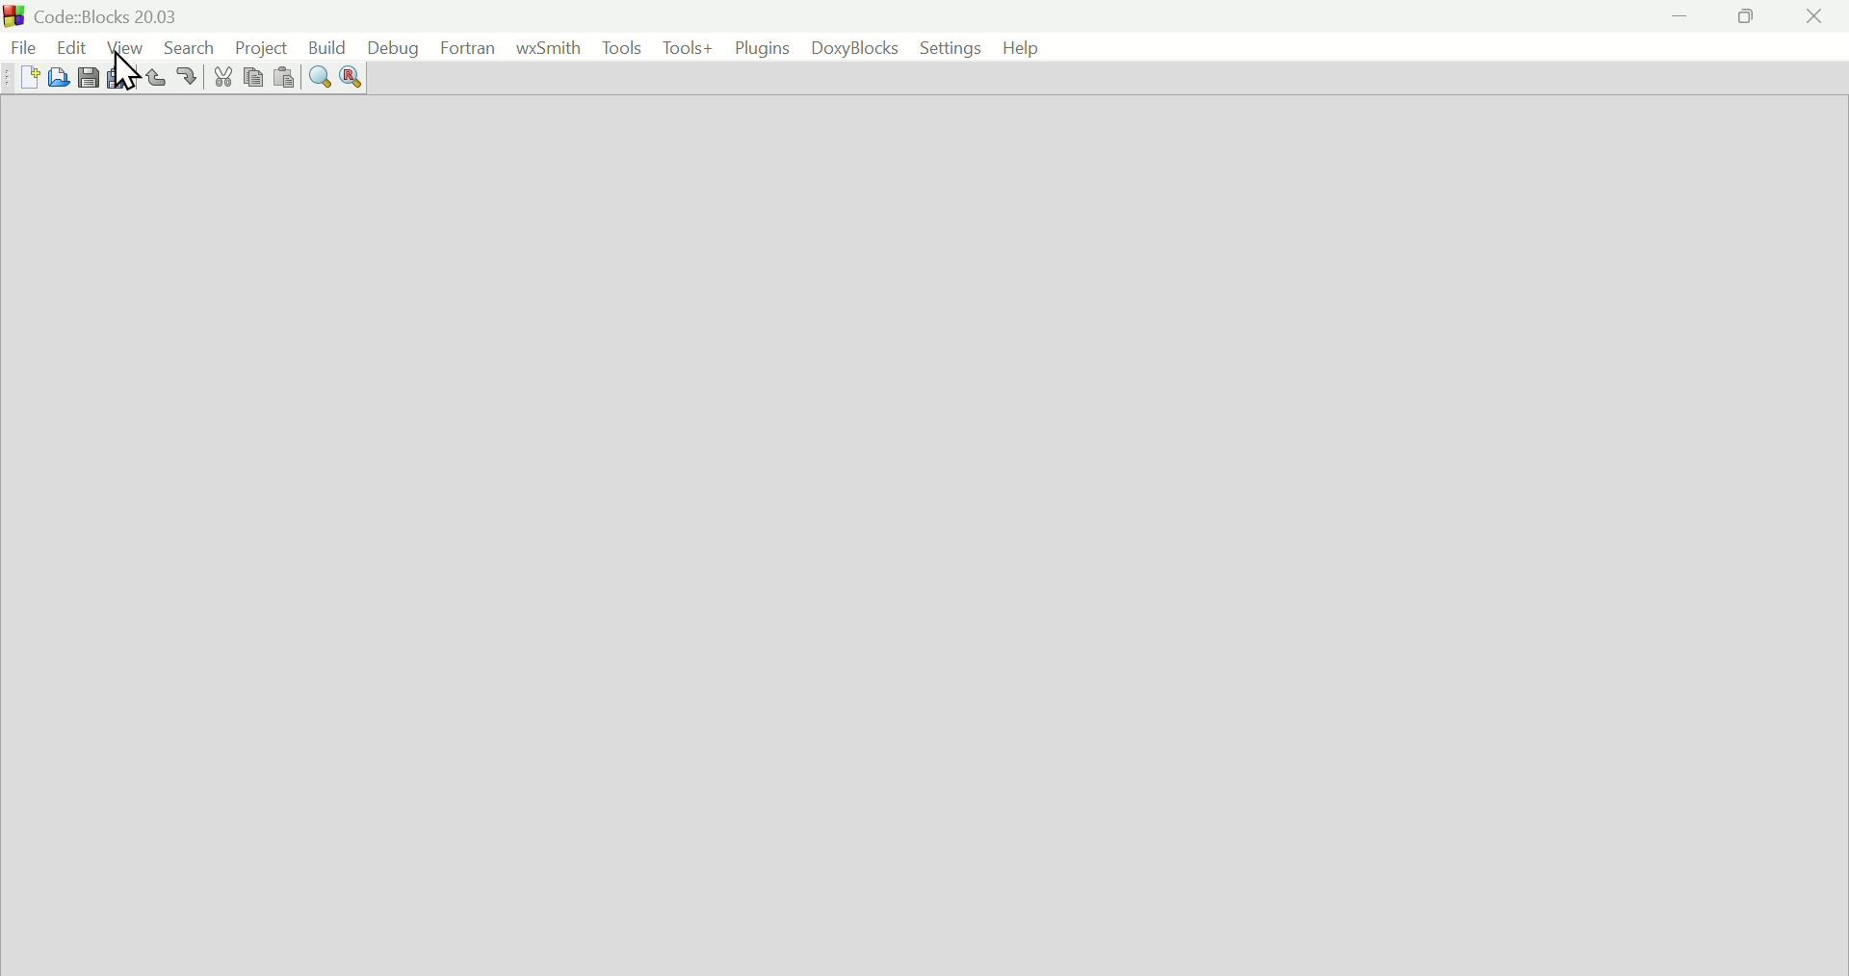  I want to click on Tools, so click(617, 46).